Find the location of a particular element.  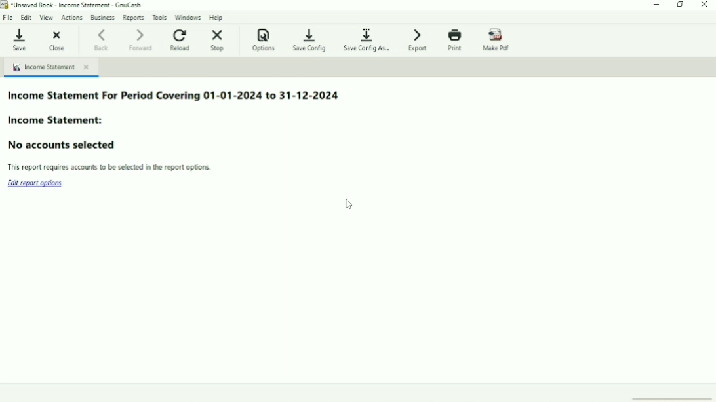

File is located at coordinates (9, 16).